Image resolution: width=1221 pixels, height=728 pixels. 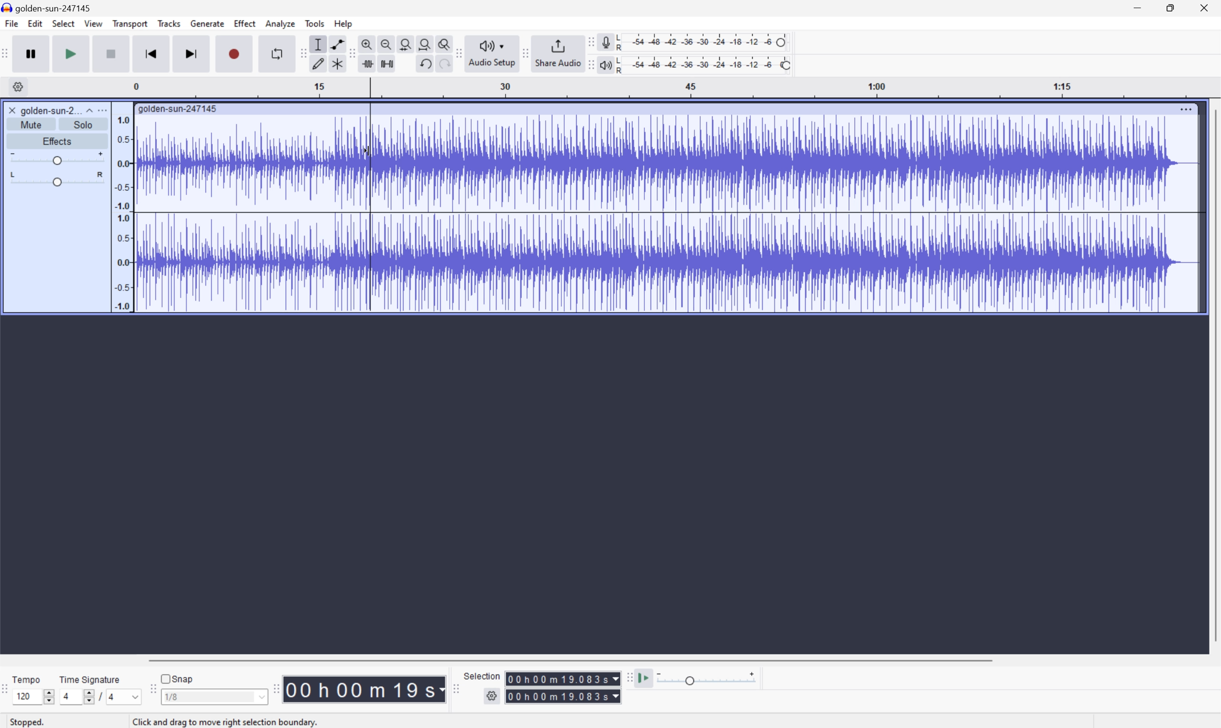 I want to click on Share Audio, so click(x=556, y=52).